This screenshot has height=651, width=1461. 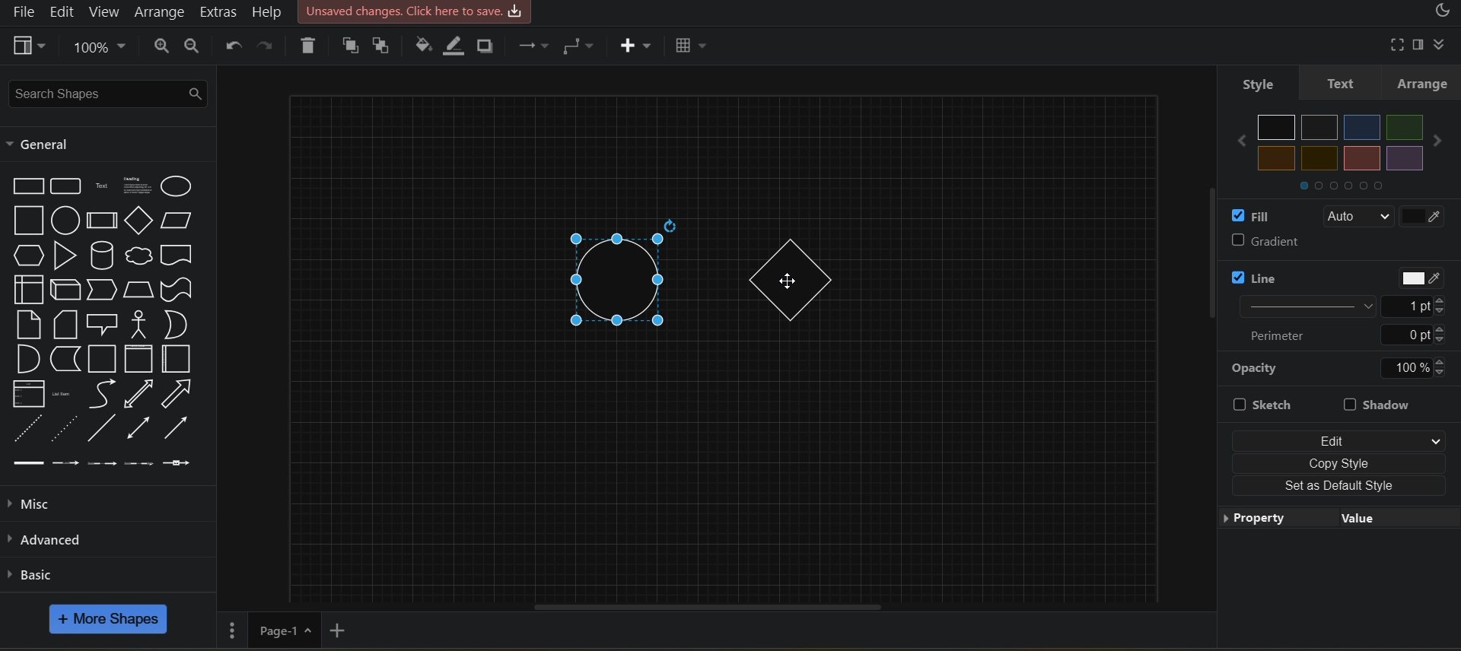 What do you see at coordinates (1364, 158) in the screenshot?
I see `` at bounding box center [1364, 158].